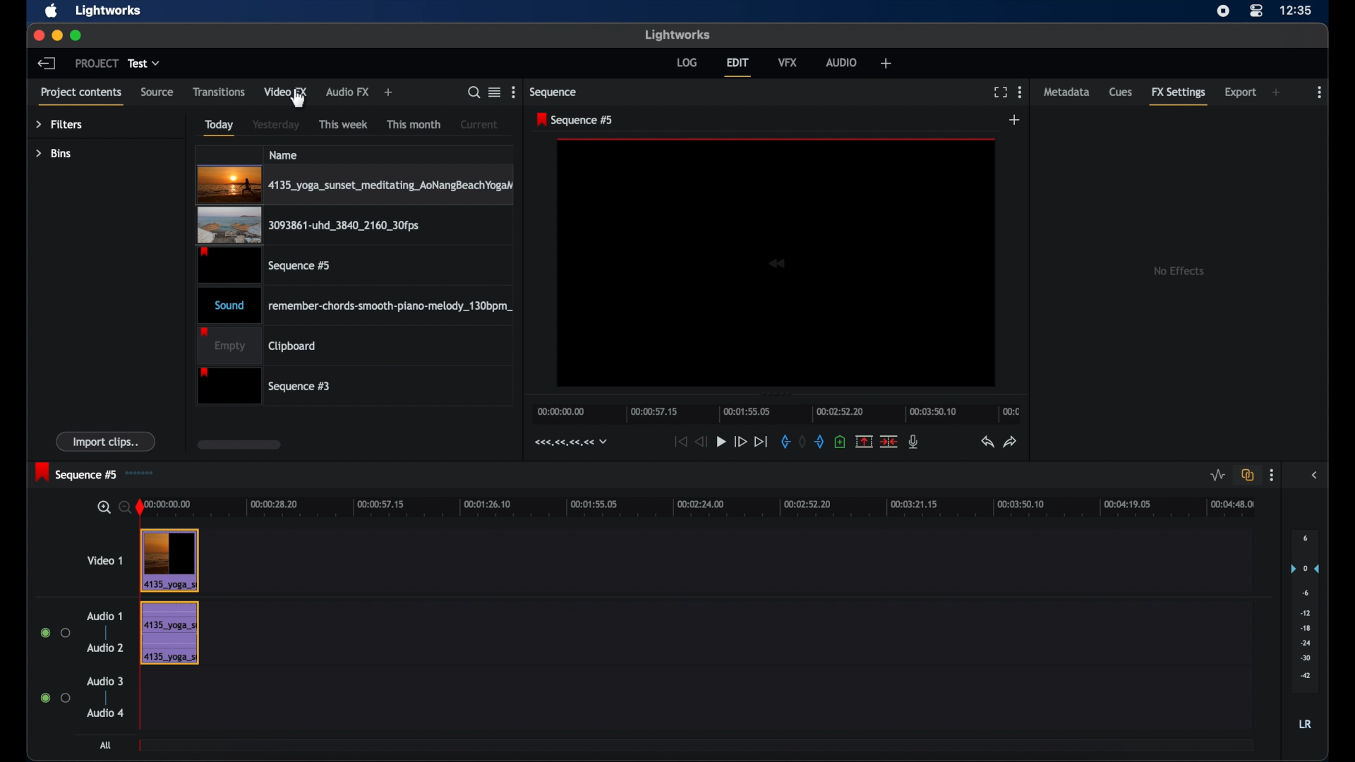 The image size is (1355, 762). Describe the element at coordinates (1297, 11) in the screenshot. I see `time` at that location.